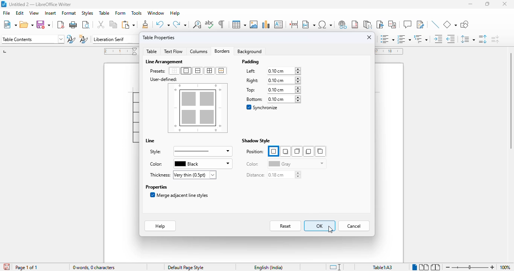 The image size is (514, 271). Describe the element at coordinates (61, 25) in the screenshot. I see `export directly as PDF` at that location.